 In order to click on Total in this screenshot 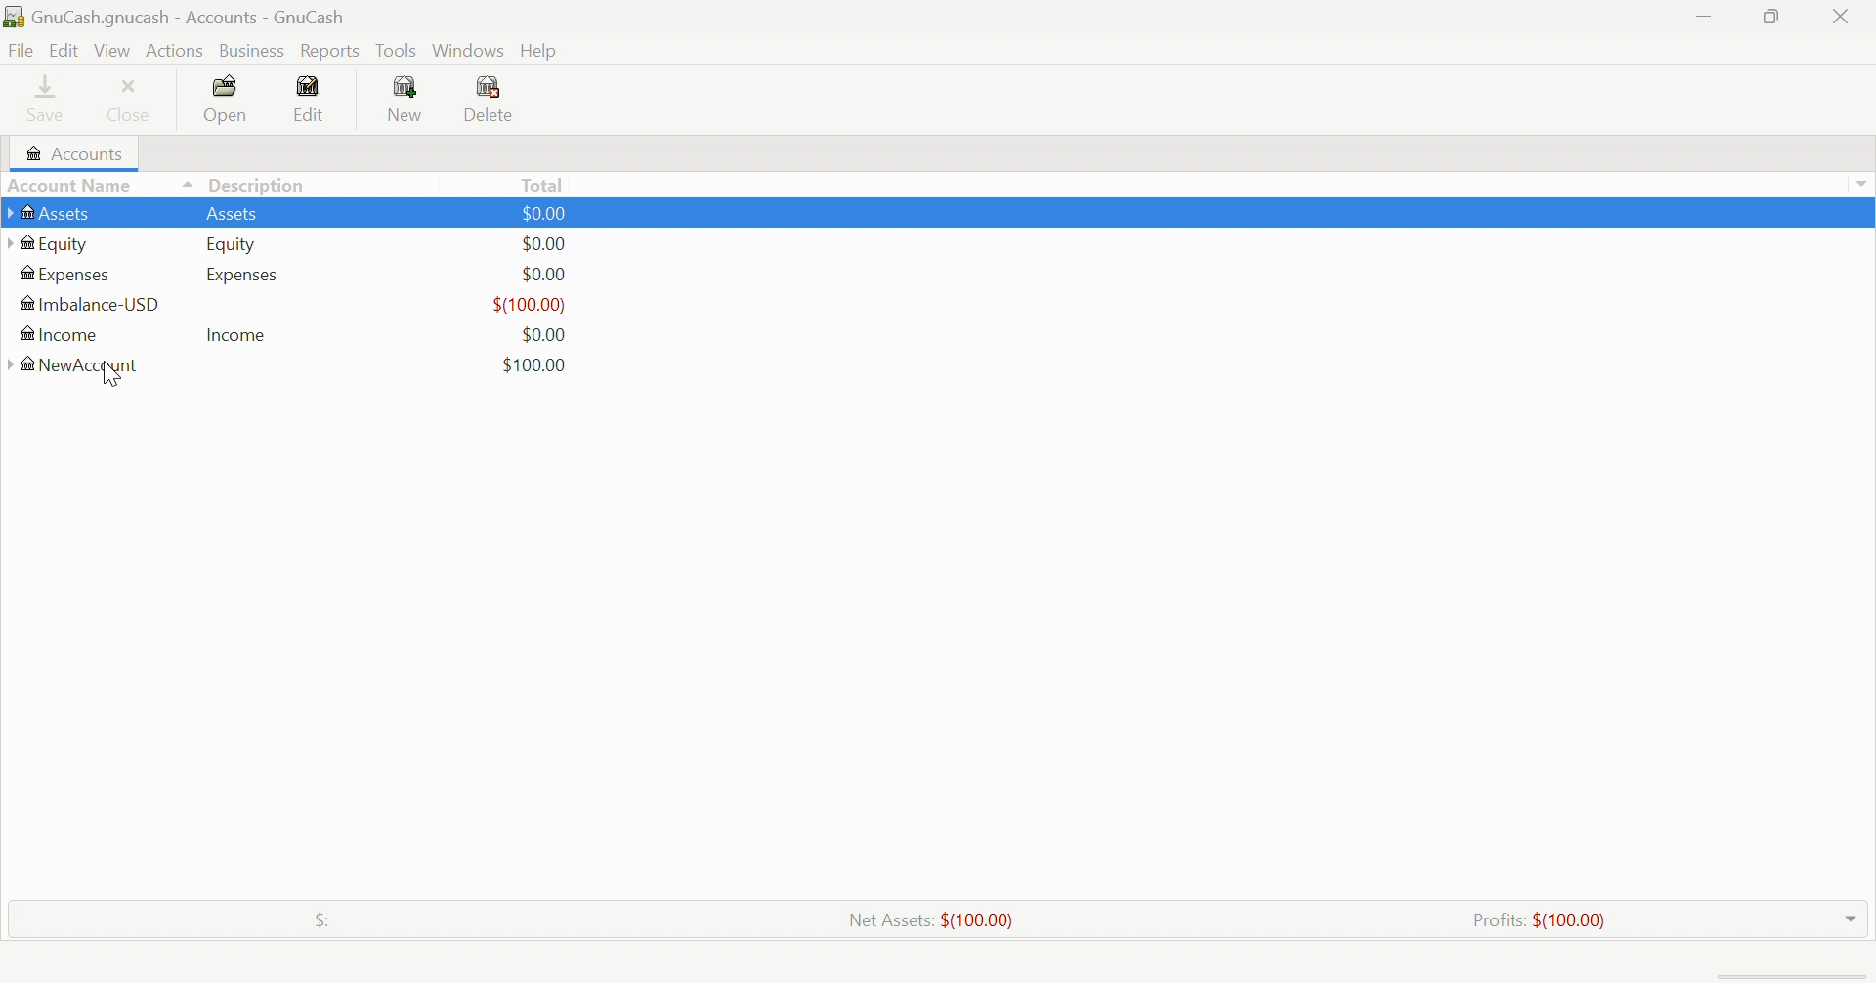, I will do `click(538, 184)`.